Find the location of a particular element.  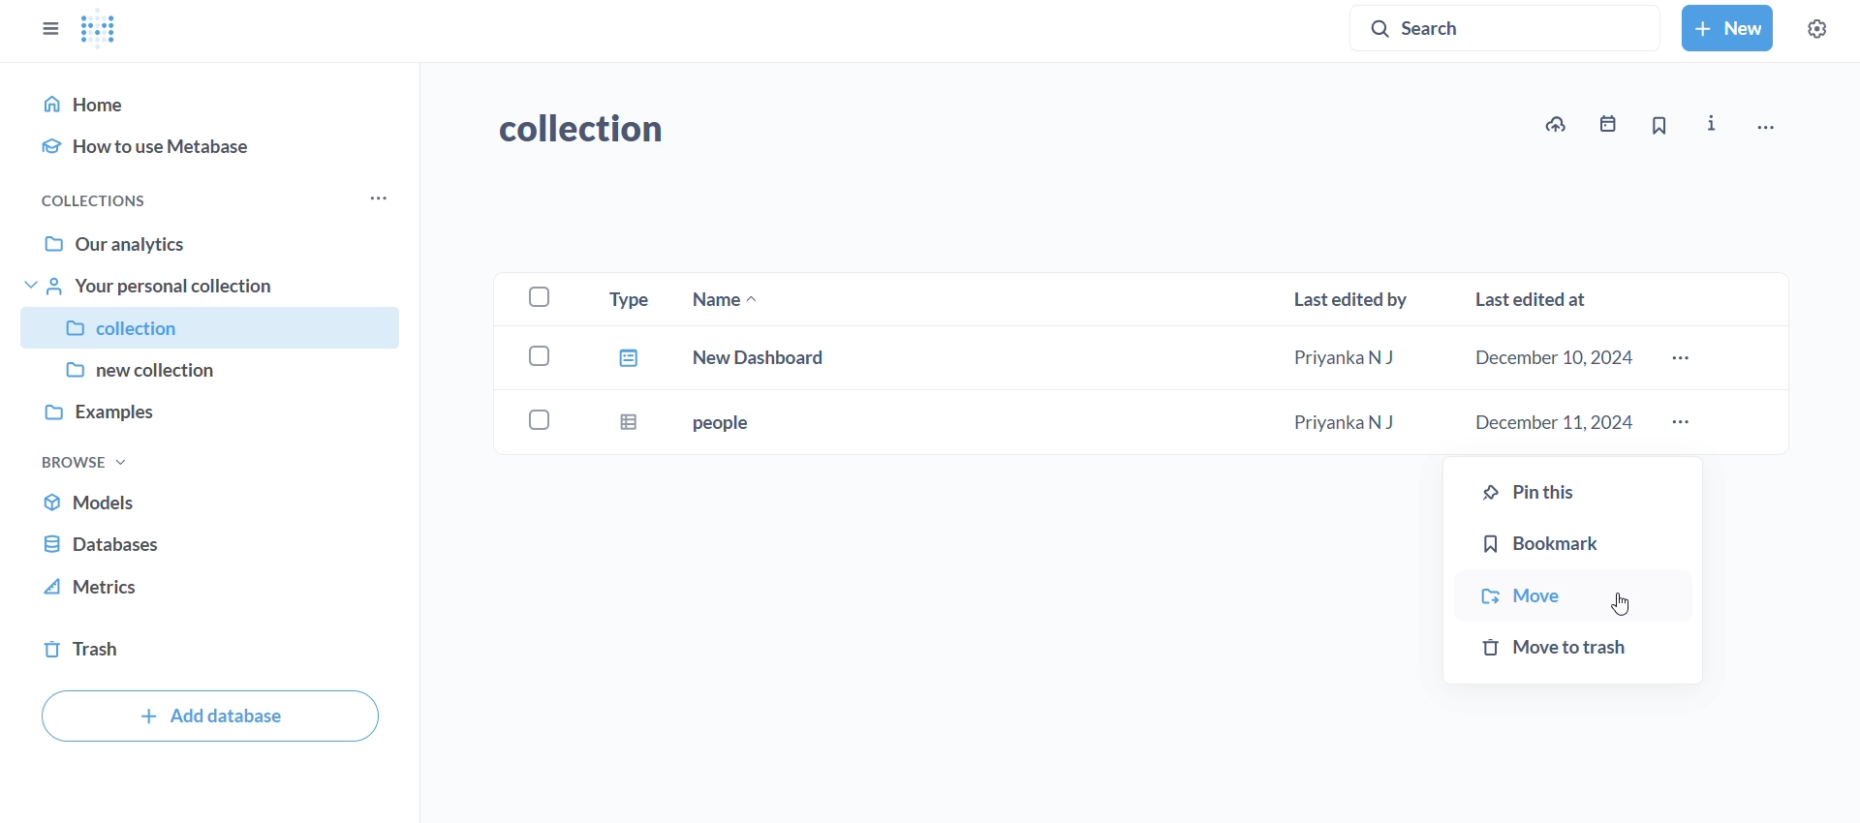

sheet is located at coordinates (622, 418).